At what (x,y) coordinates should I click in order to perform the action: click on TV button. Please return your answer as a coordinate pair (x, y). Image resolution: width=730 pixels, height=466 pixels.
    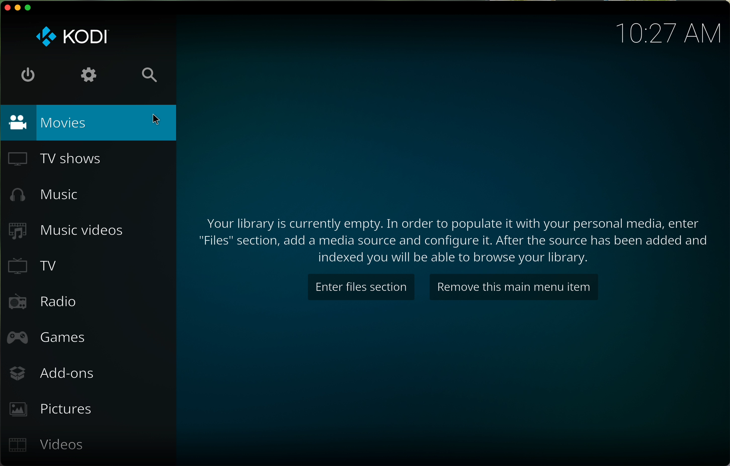
    Looking at the image, I should click on (33, 265).